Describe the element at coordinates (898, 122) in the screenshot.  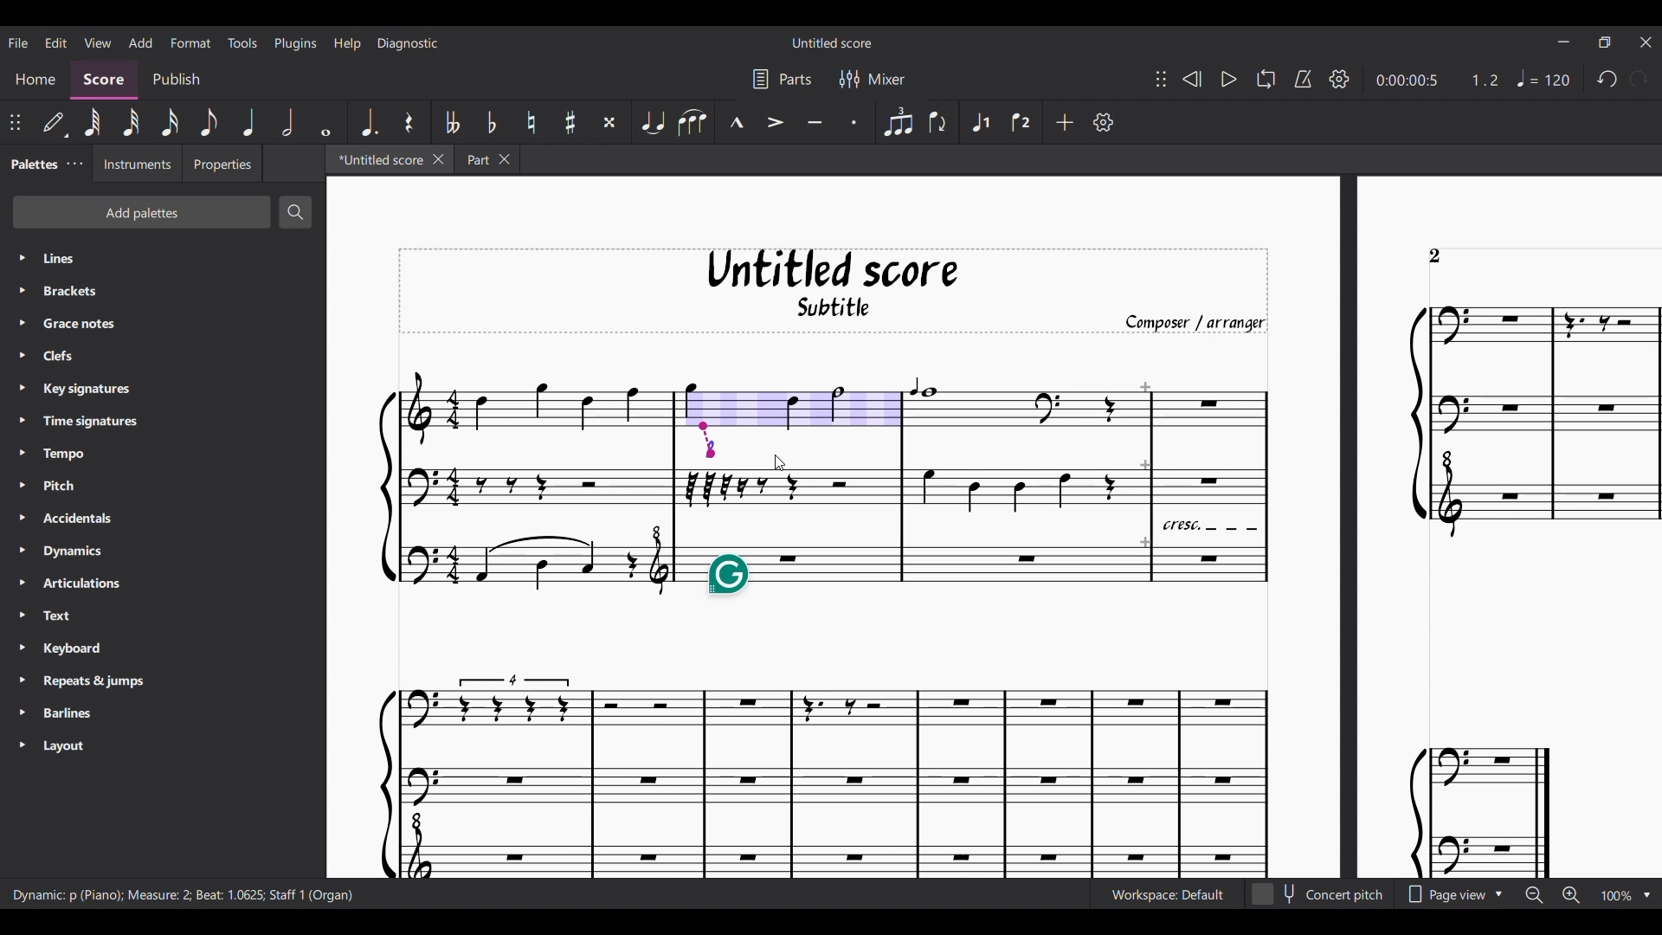
I see `Tuplet` at that location.